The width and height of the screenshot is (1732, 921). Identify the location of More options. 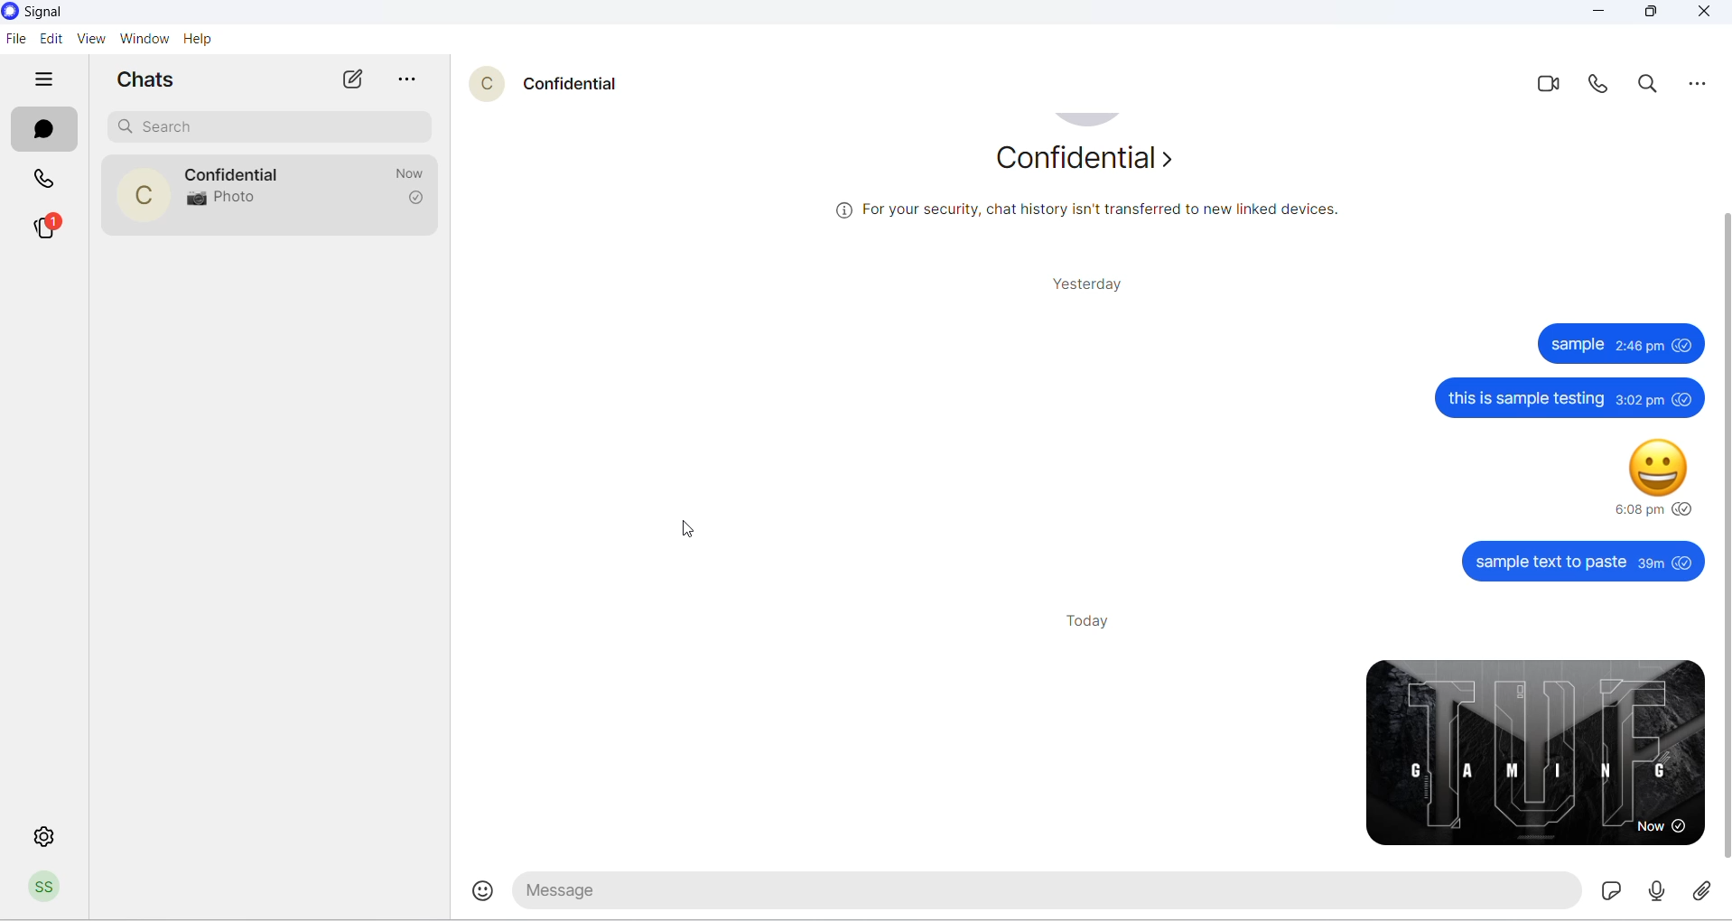
(1701, 86).